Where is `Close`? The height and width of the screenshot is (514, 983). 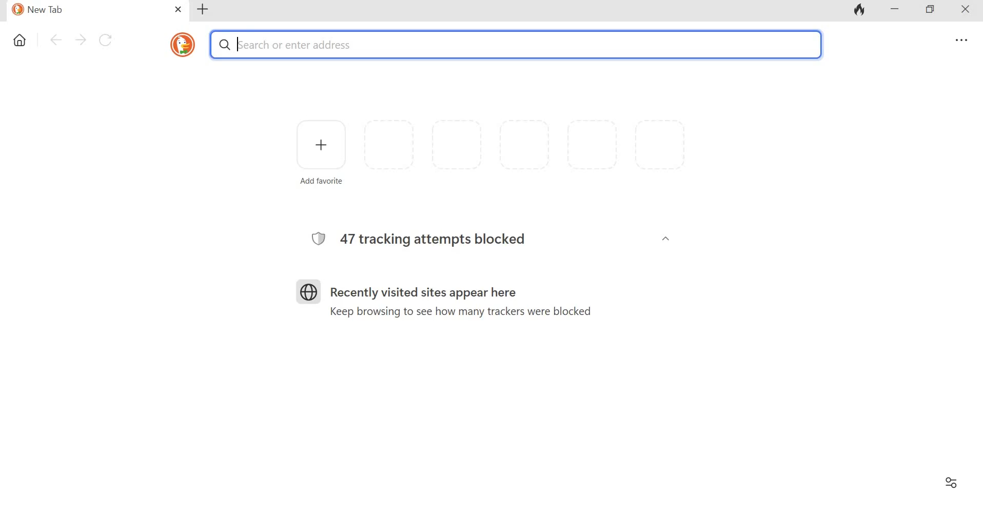
Close is located at coordinates (967, 10).